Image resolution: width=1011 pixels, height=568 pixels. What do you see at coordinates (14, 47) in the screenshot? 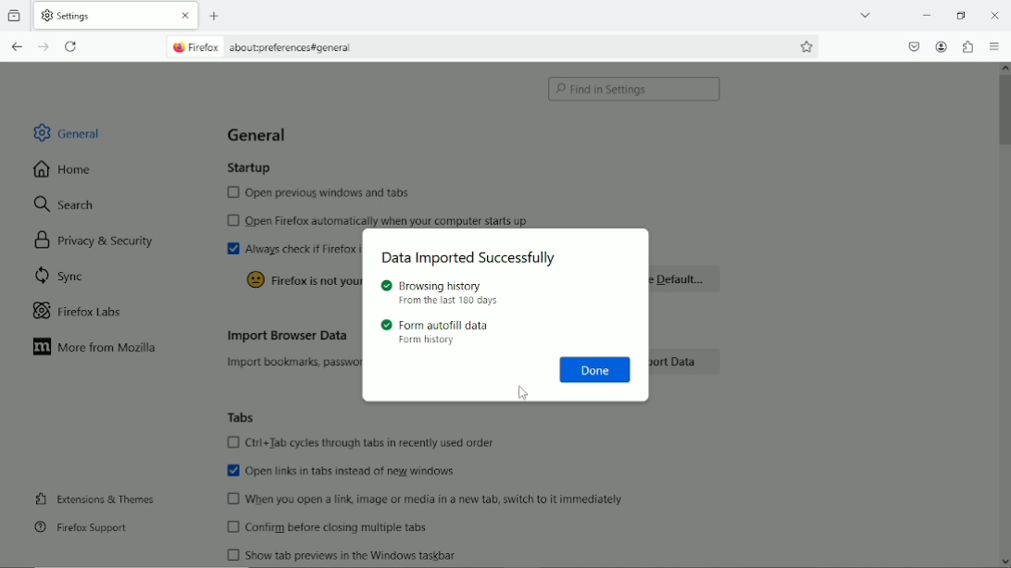
I see `Go back` at bounding box center [14, 47].